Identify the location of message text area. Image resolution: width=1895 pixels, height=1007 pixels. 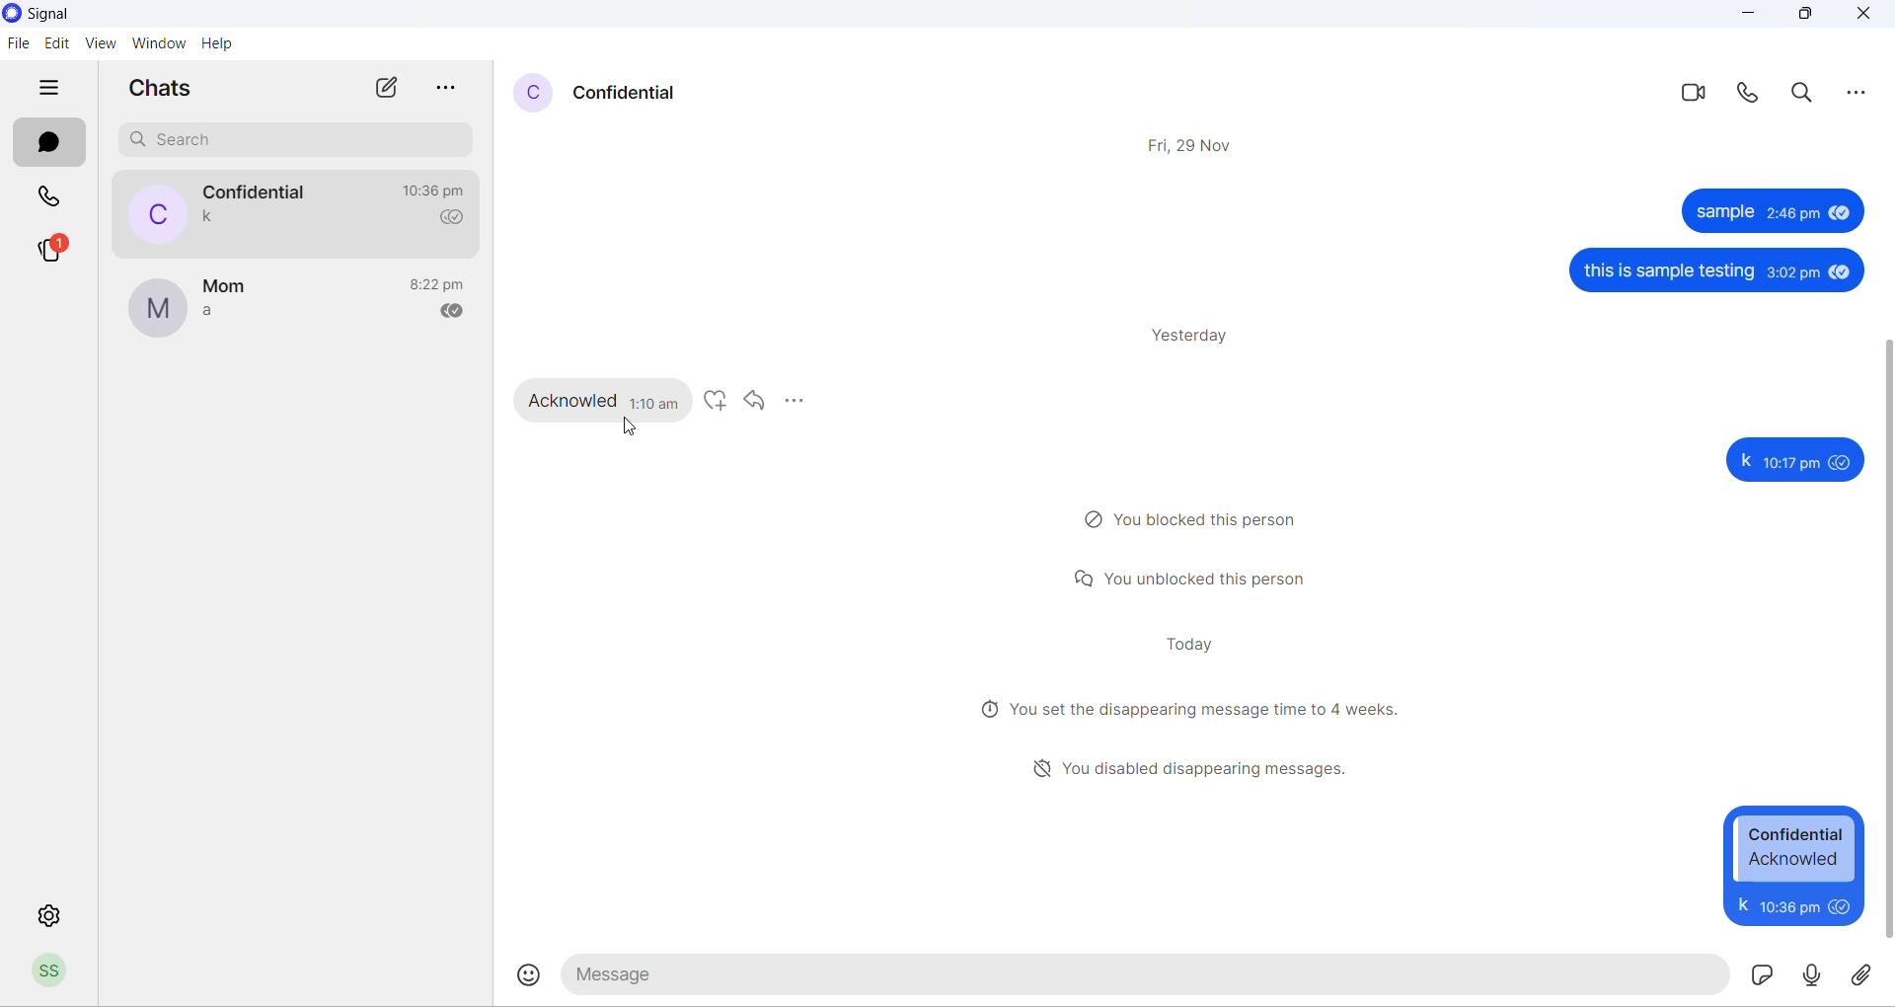
(1151, 972).